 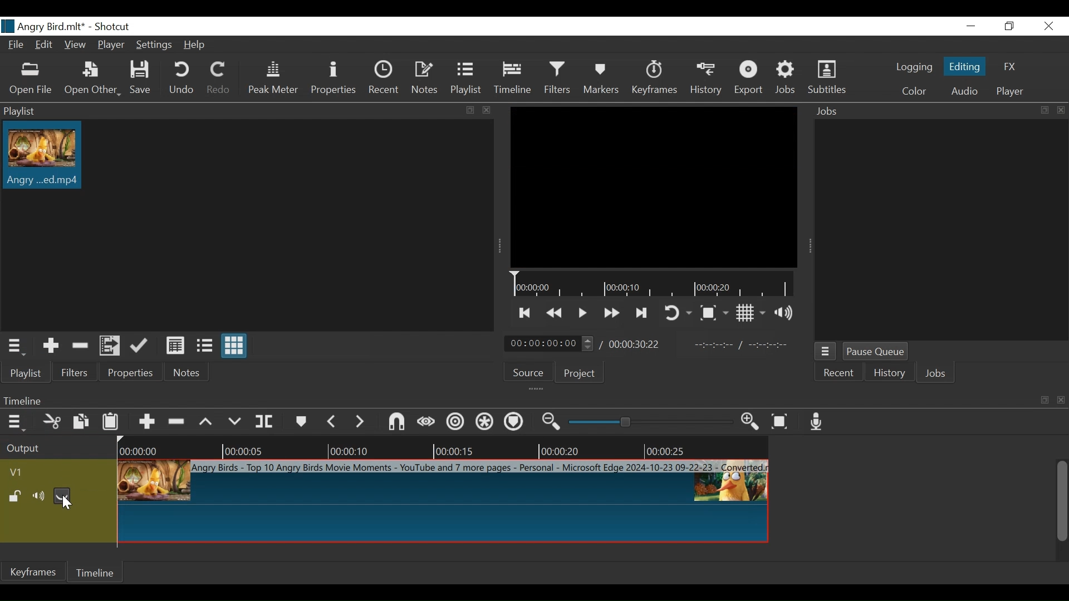 What do you see at coordinates (75, 371) in the screenshot?
I see `Filters` at bounding box center [75, 371].